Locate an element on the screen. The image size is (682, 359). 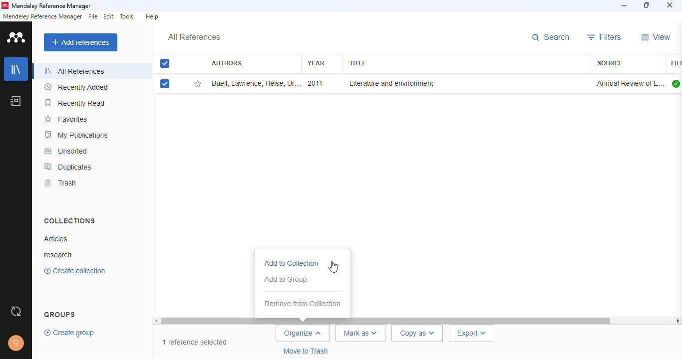
recently added is located at coordinates (76, 87).